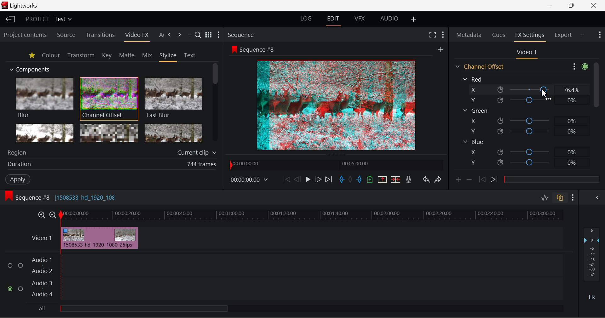  I want to click on Region, so click(113, 151).